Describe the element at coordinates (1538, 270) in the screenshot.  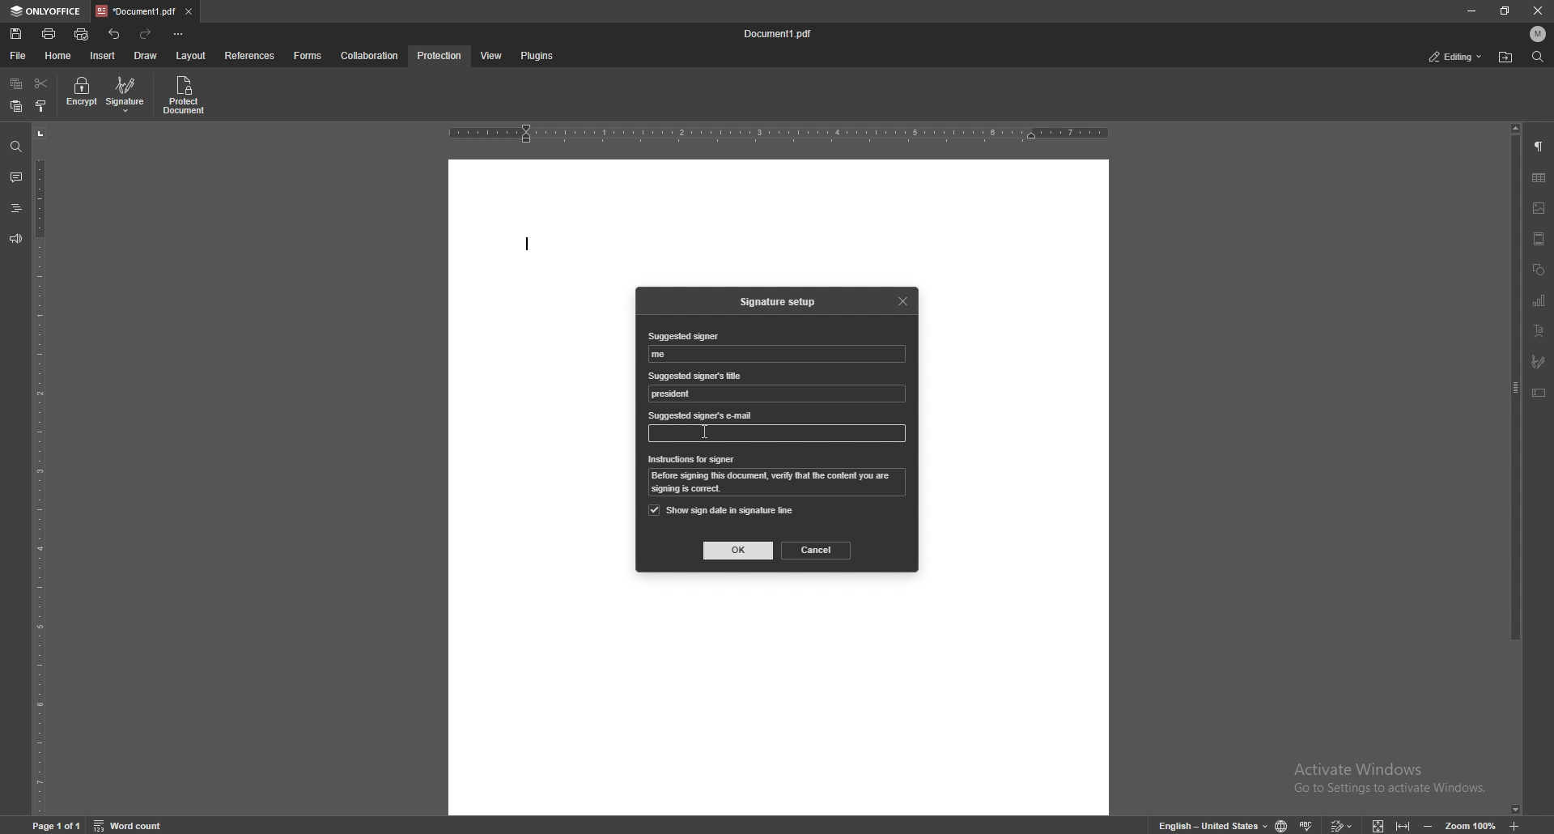
I see `shapes` at that location.